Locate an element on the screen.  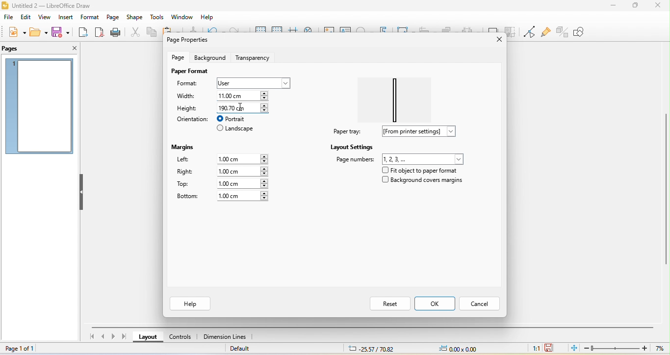
close is located at coordinates (657, 5).